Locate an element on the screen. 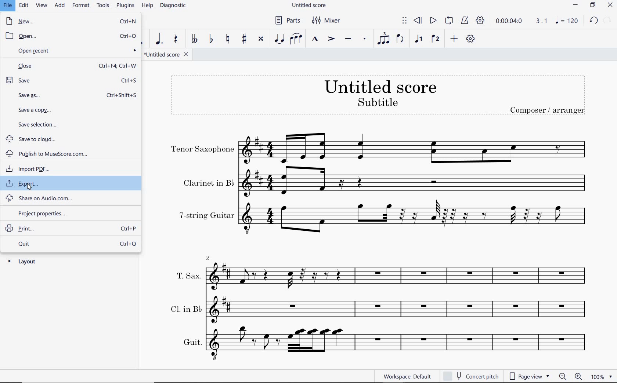 This screenshot has width=617, height=383. new is located at coordinates (73, 22).